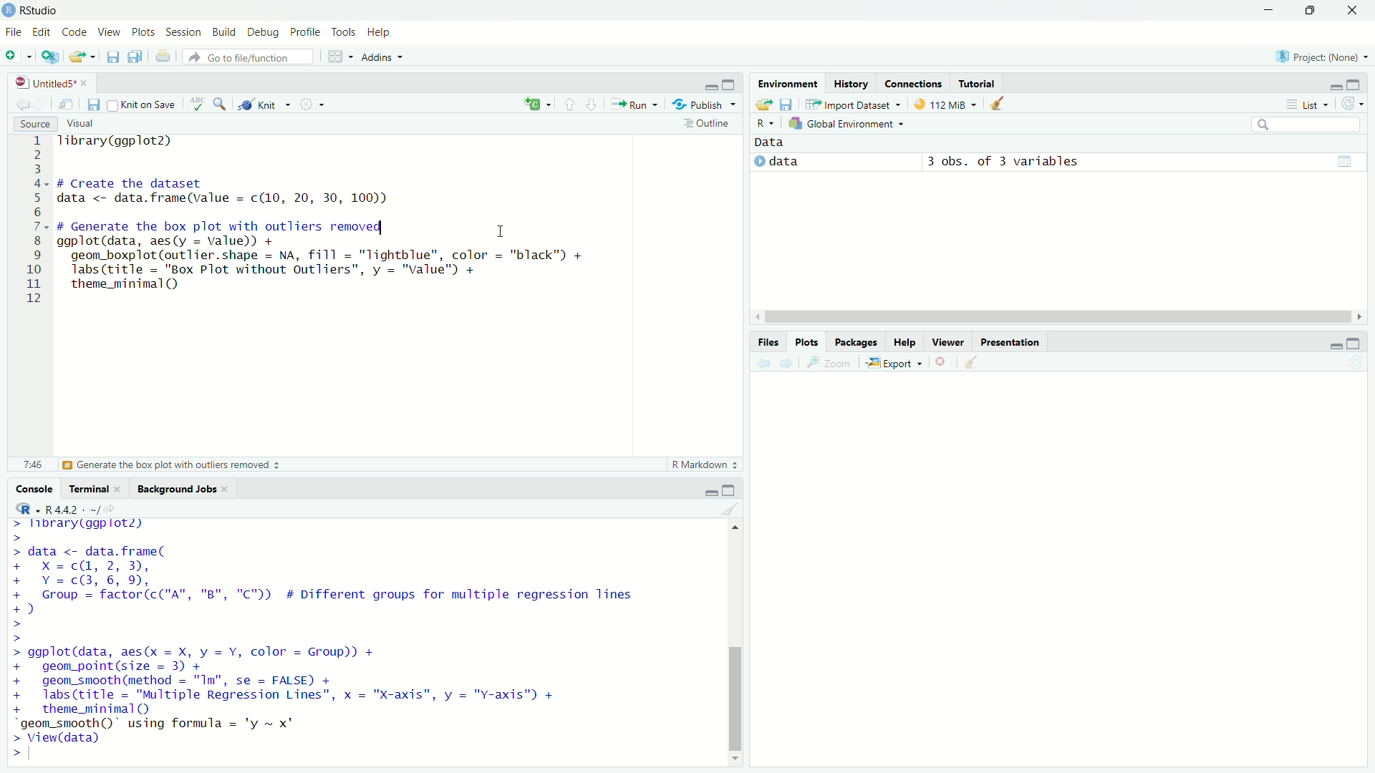  I want to click on © data 3 obs. of 3 variables, so click(952, 163).